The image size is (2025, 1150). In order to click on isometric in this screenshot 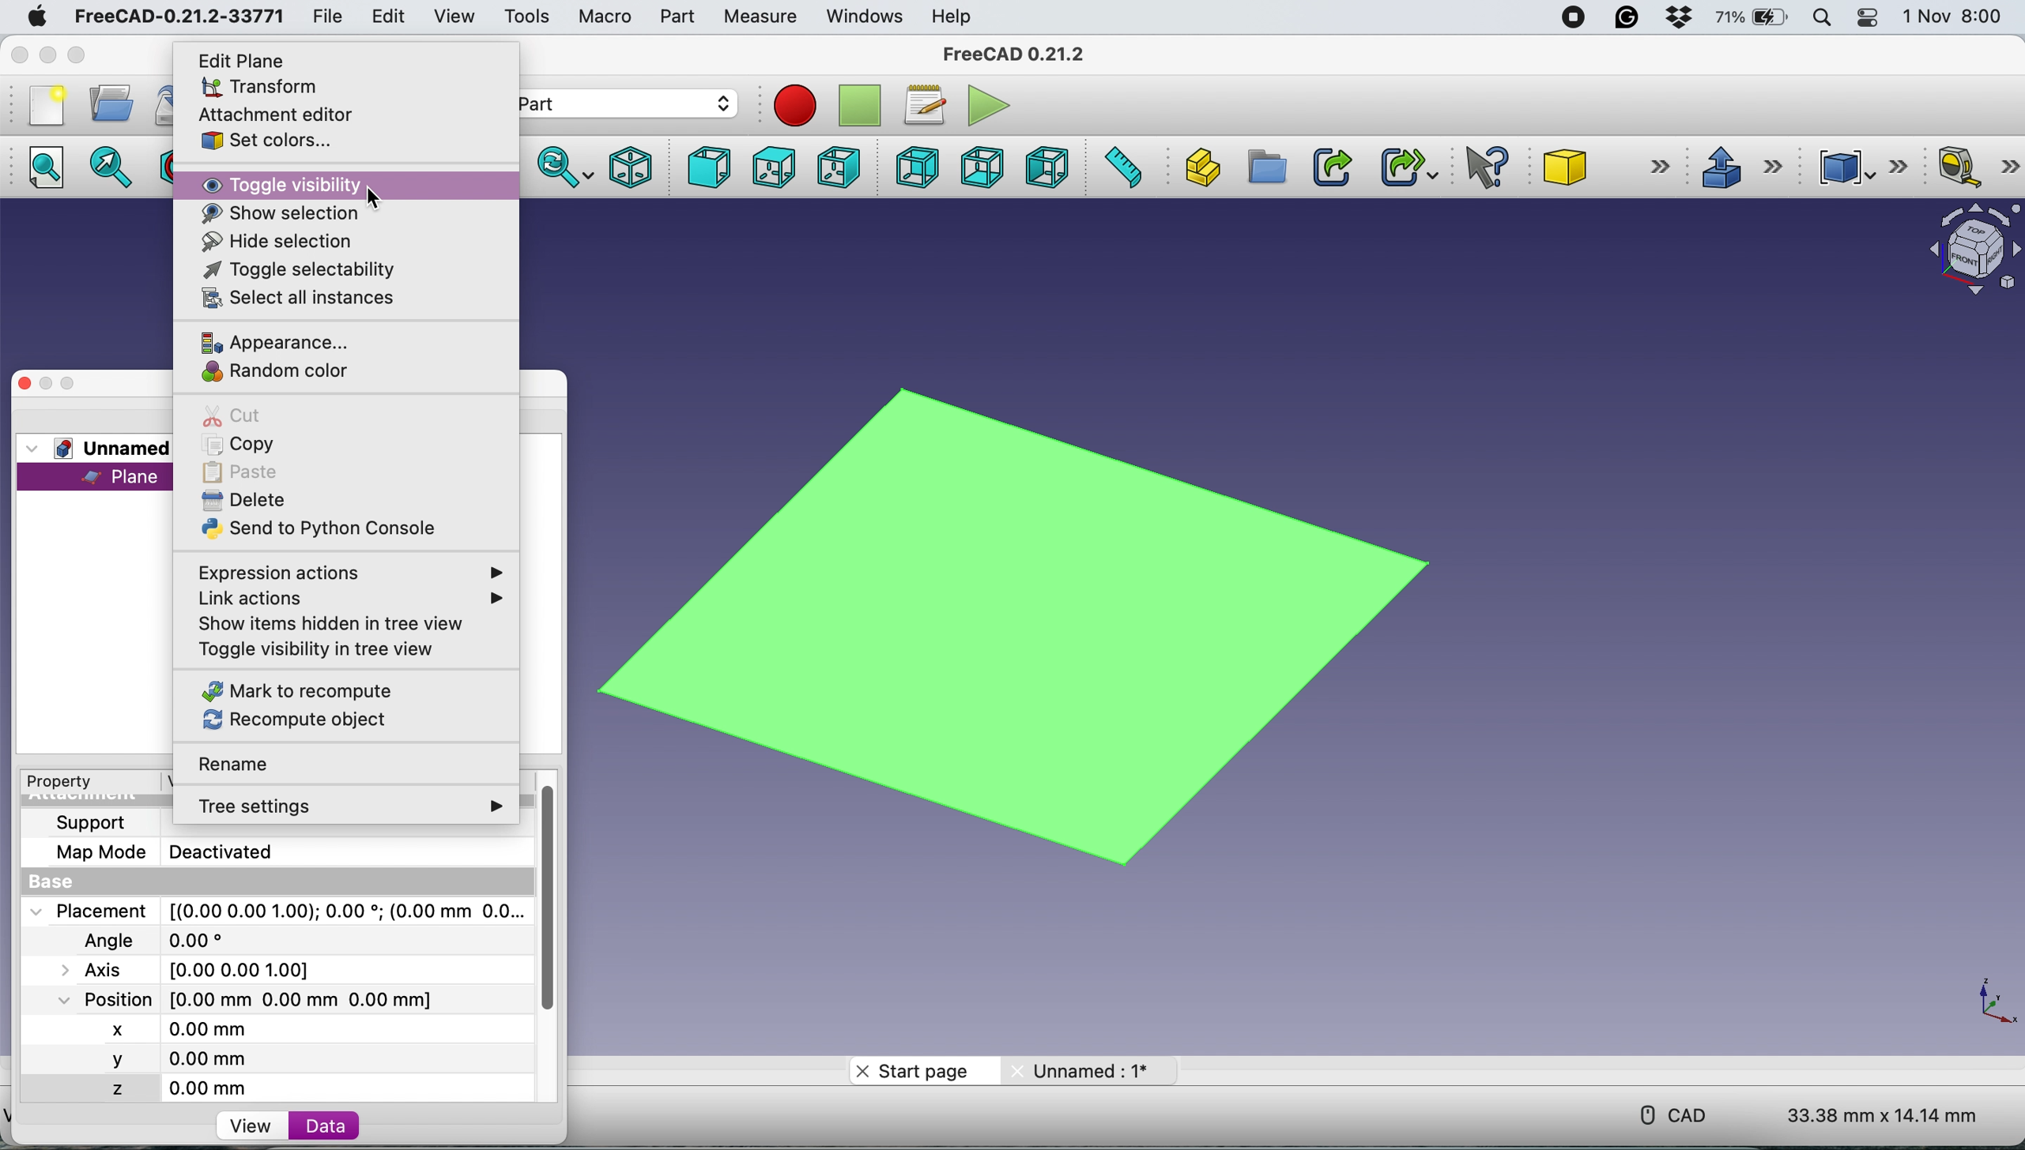, I will do `click(629, 170)`.